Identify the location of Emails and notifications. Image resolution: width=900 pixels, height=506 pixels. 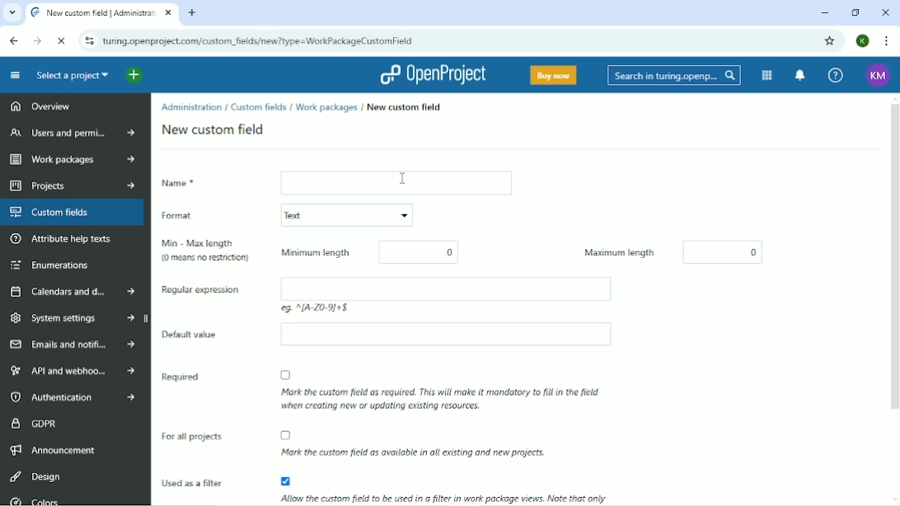
(72, 344).